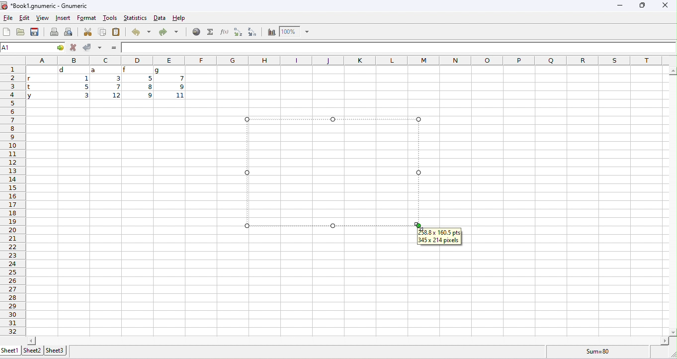 The image size is (677, 359). I want to click on tools, so click(110, 17).